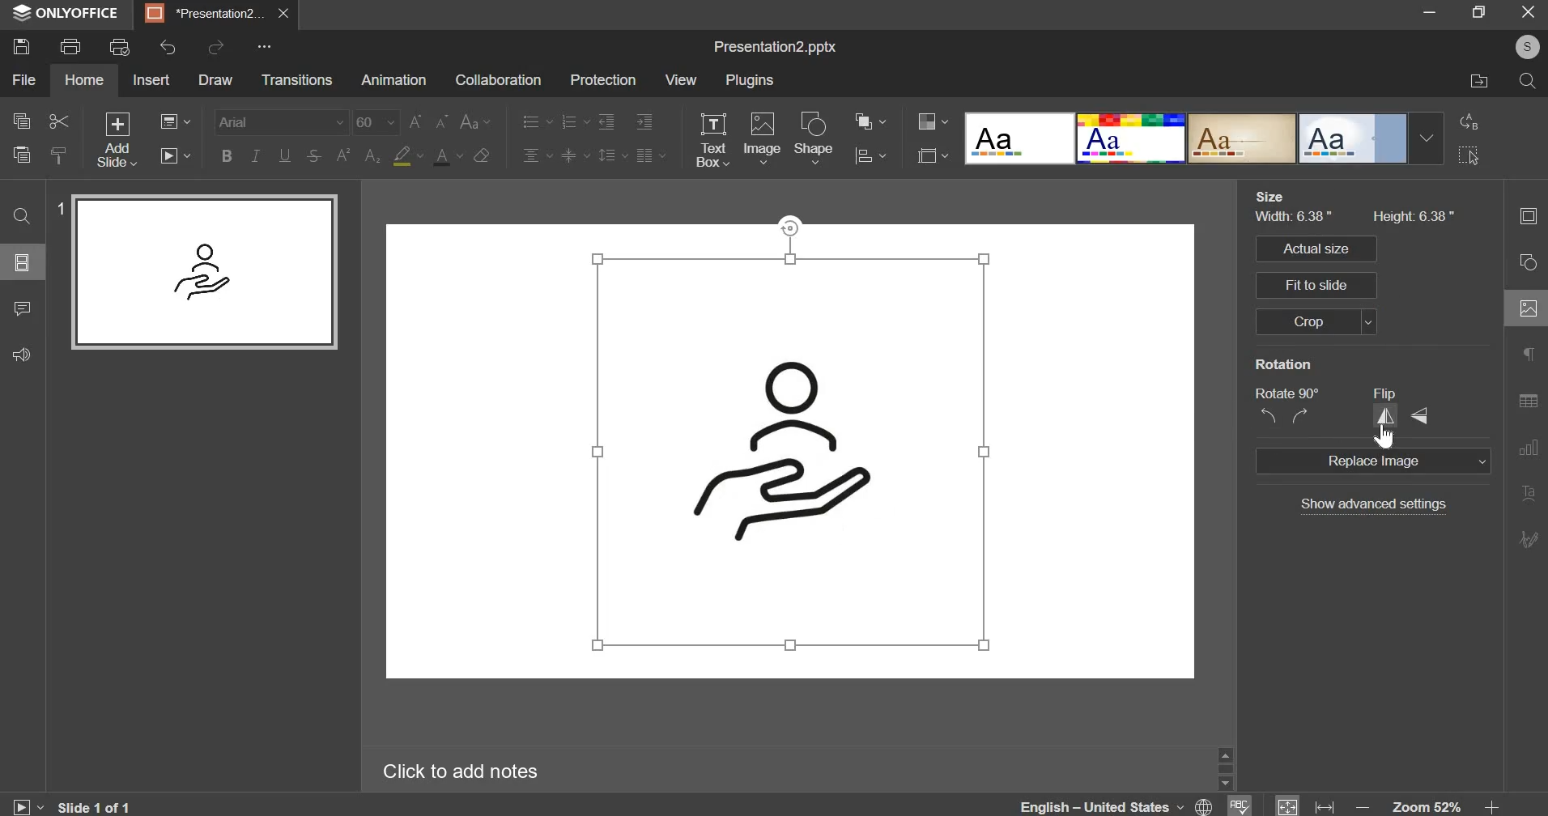 The height and width of the screenshot is (816, 1548). I want to click on bold,italic,underline & strikethrough, so click(270, 155).